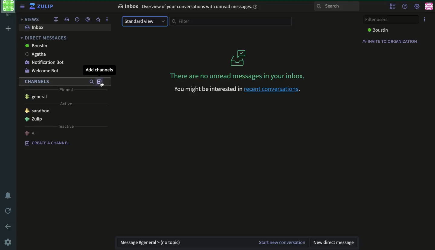 This screenshot has width=435, height=250. I want to click on search, so click(337, 6).